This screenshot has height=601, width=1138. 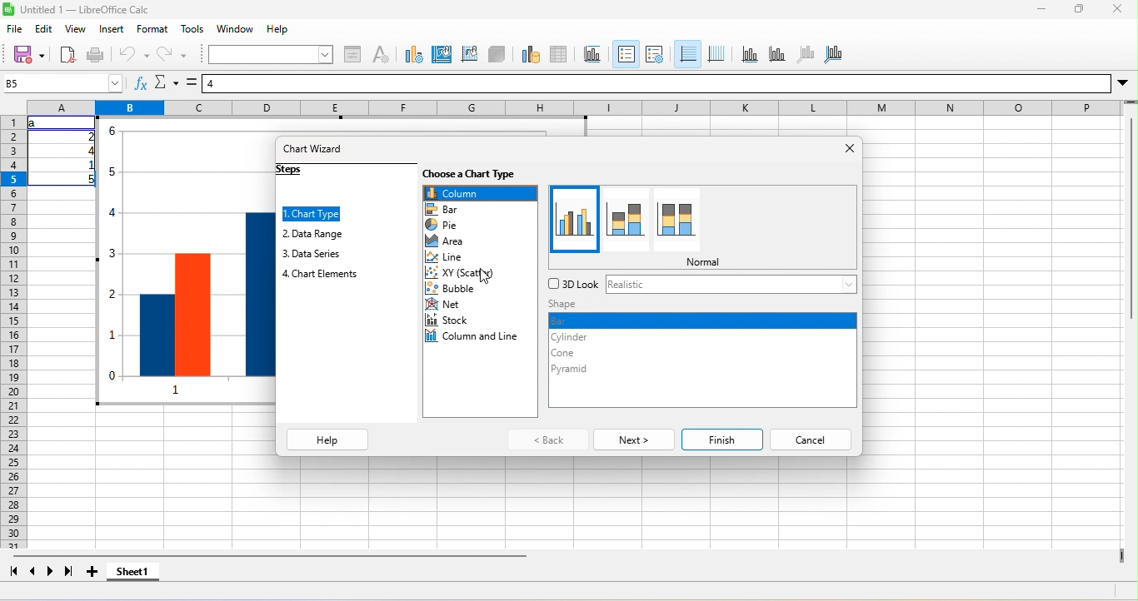 What do you see at coordinates (133, 571) in the screenshot?
I see `sheet1` at bounding box center [133, 571].